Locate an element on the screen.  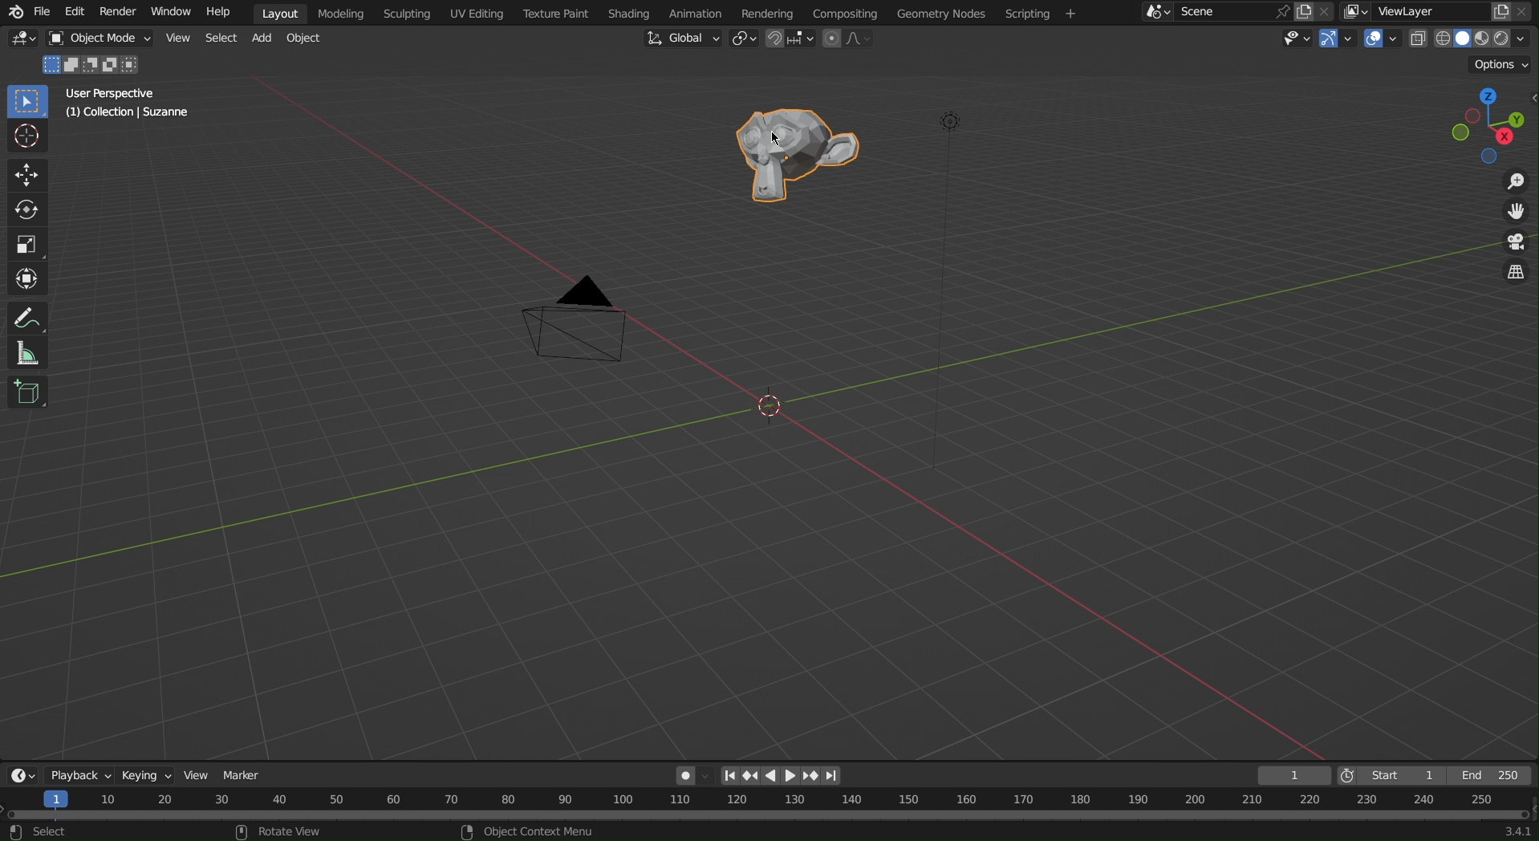
right is located at coordinates (793, 774).